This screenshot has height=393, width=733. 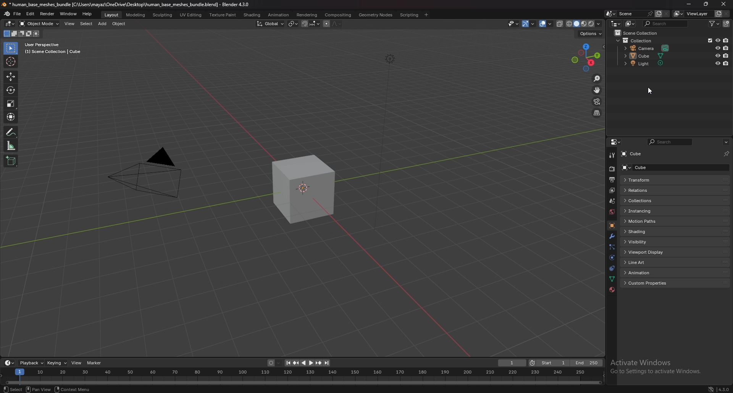 I want to click on motion paths, so click(x=652, y=222).